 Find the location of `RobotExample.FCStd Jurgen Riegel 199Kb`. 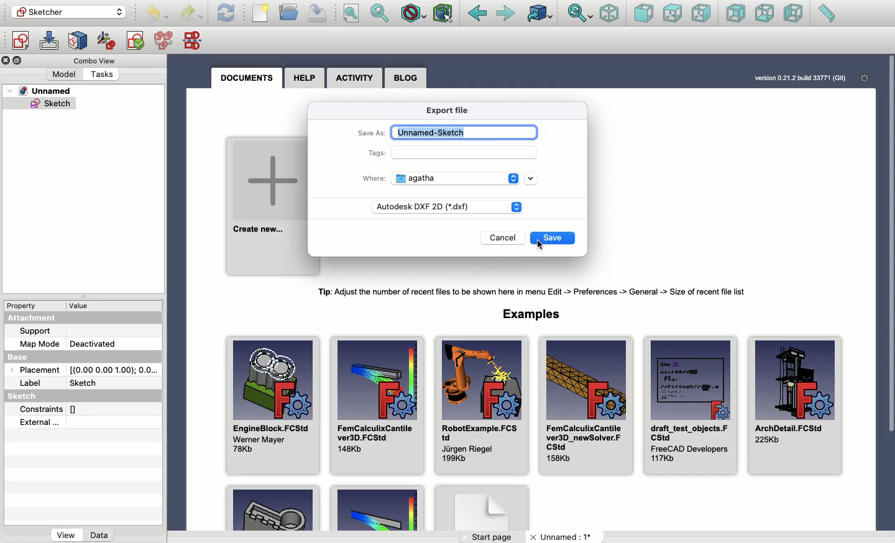

RobotExample.FCStd Jurgen Riegel 199Kb is located at coordinates (481, 404).